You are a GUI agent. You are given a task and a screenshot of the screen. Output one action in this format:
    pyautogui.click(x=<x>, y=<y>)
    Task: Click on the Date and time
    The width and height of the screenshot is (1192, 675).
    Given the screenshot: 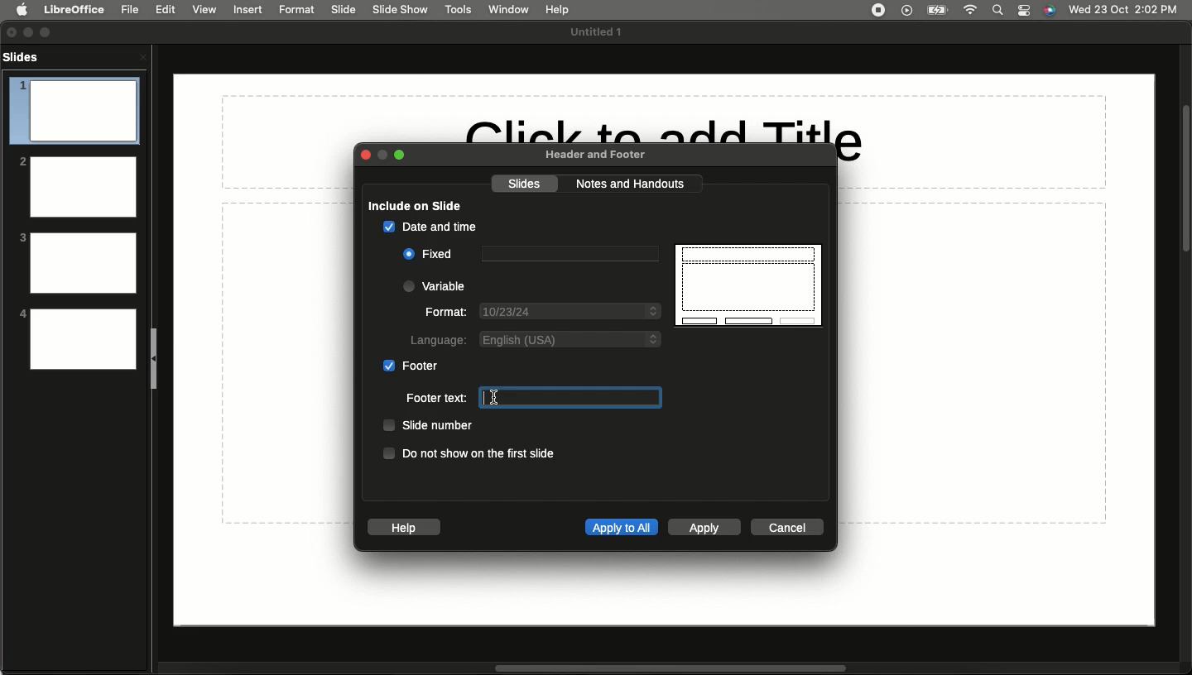 What is the action you would take?
    pyautogui.click(x=429, y=227)
    